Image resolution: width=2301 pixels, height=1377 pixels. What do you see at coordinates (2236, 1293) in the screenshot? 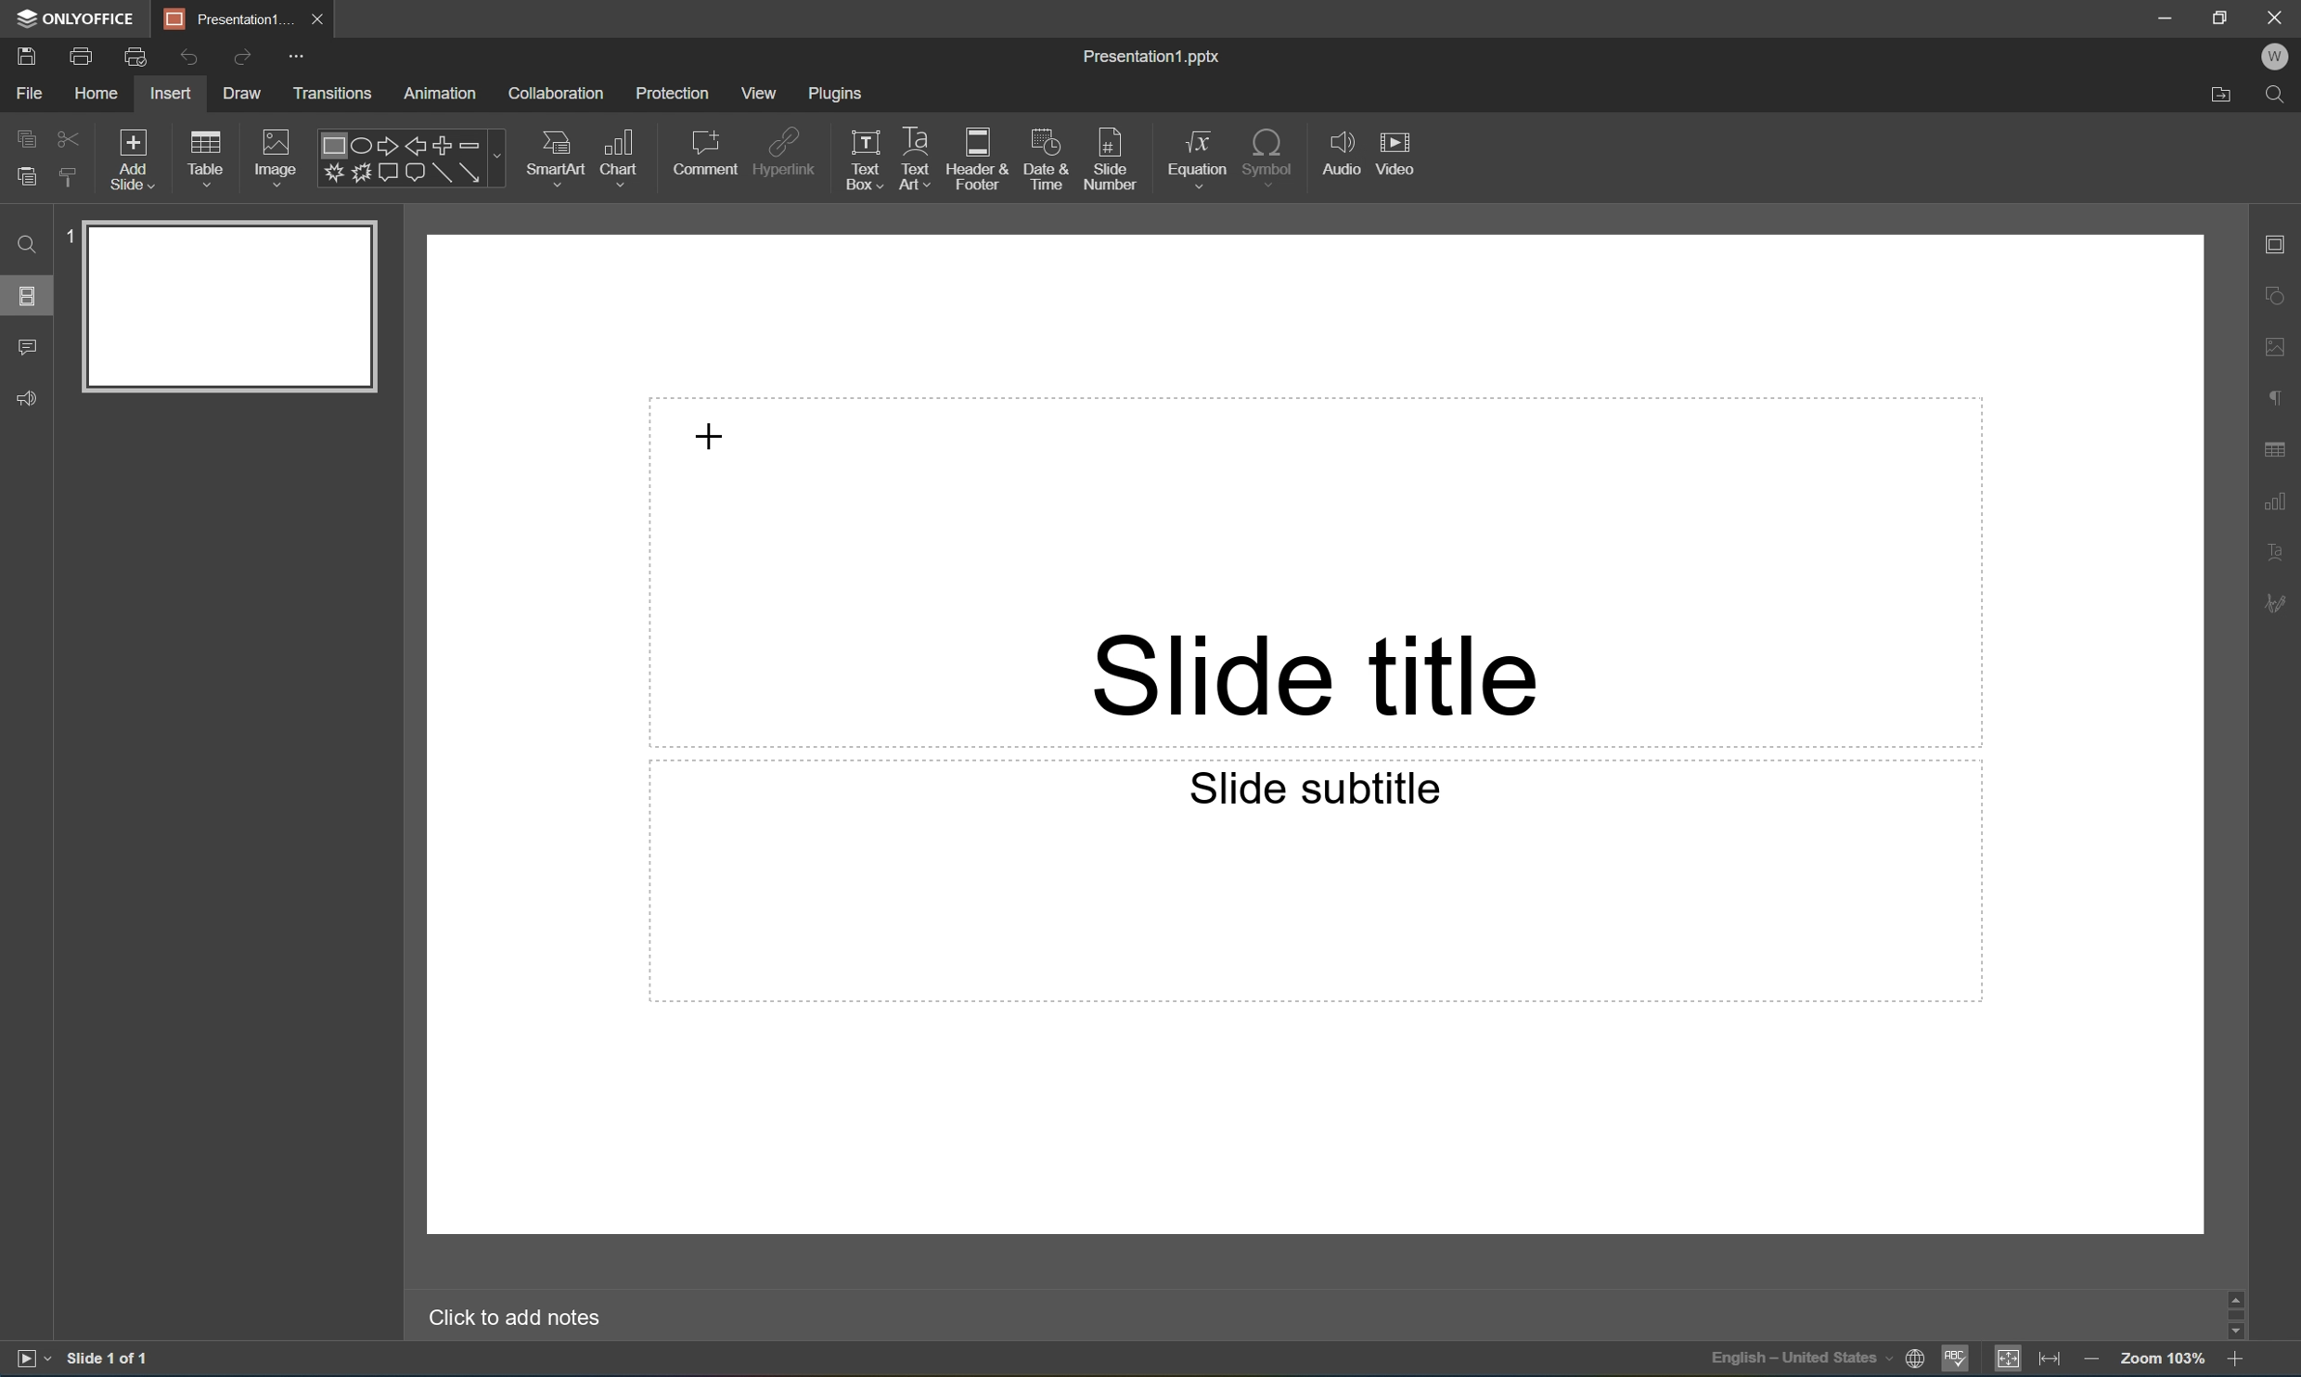
I see `Scroll Up` at bounding box center [2236, 1293].